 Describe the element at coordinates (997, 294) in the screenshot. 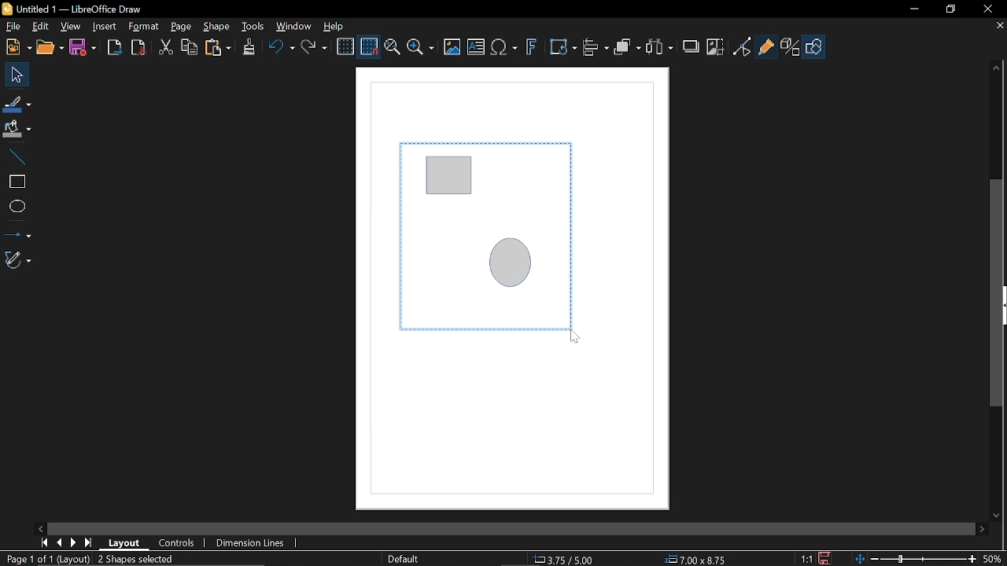

I see `Vertical scrollbar` at that location.